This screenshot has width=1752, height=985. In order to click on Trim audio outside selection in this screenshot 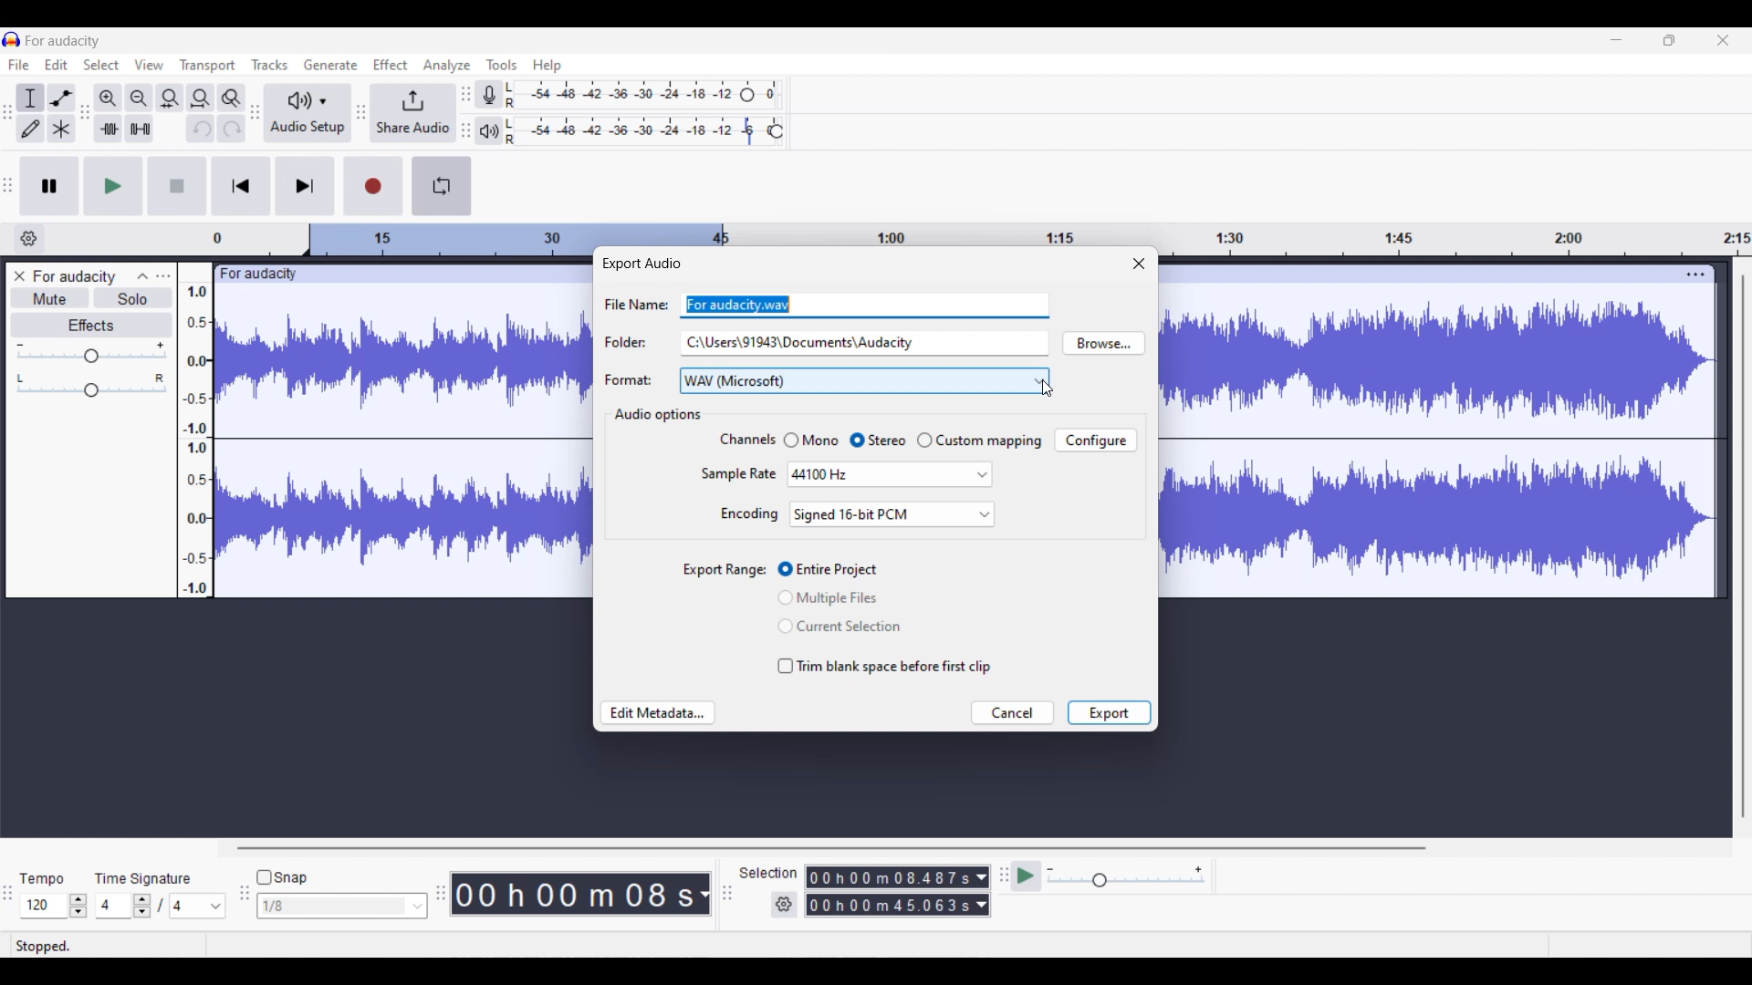, I will do `click(109, 129)`.